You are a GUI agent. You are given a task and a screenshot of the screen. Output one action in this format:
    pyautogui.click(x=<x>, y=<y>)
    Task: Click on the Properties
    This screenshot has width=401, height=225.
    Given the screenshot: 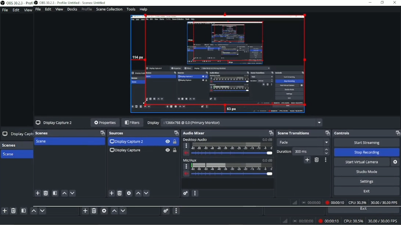 What is the action you would take?
    pyautogui.click(x=105, y=122)
    